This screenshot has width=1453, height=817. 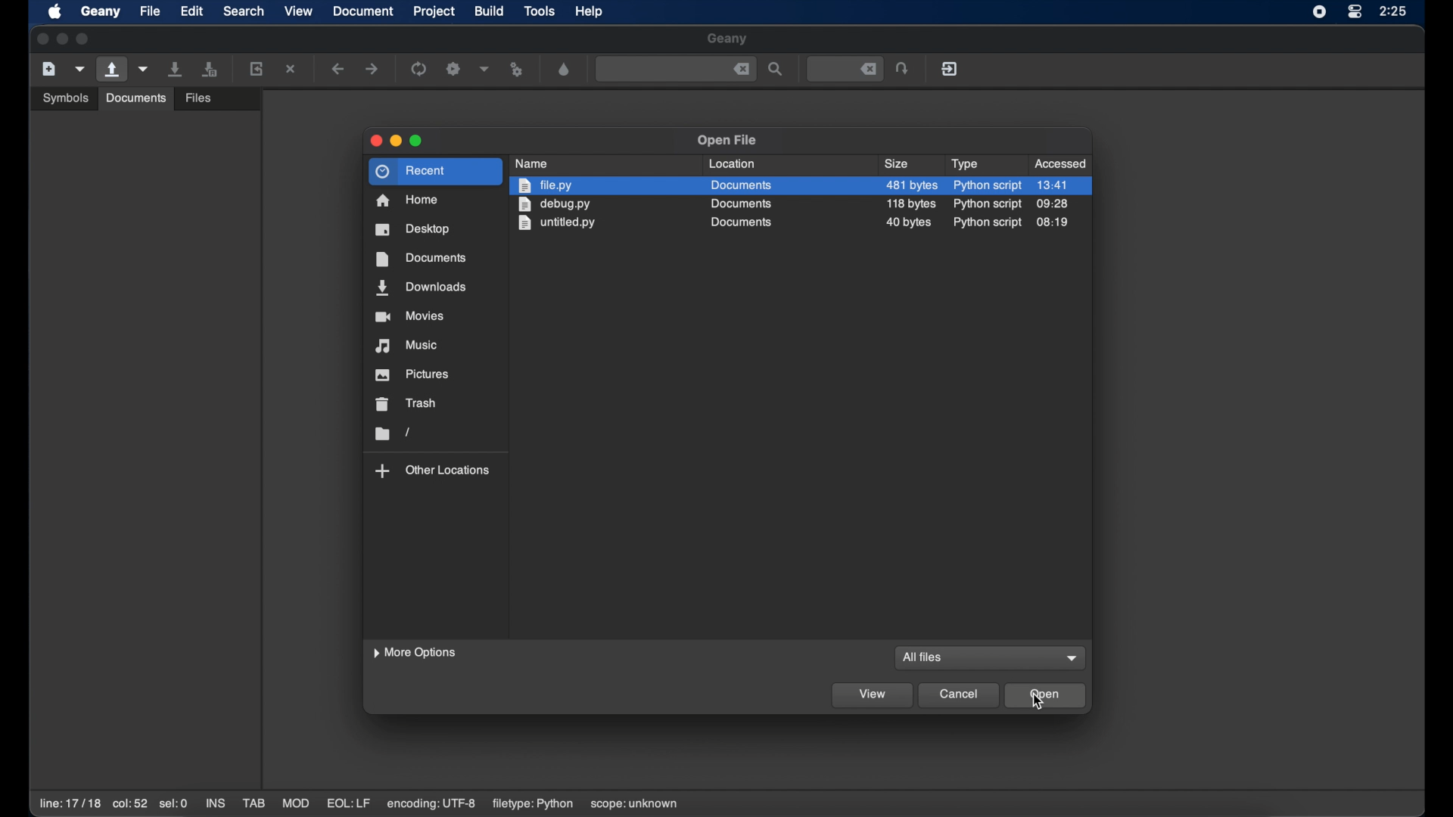 I want to click on documents, so click(x=744, y=185).